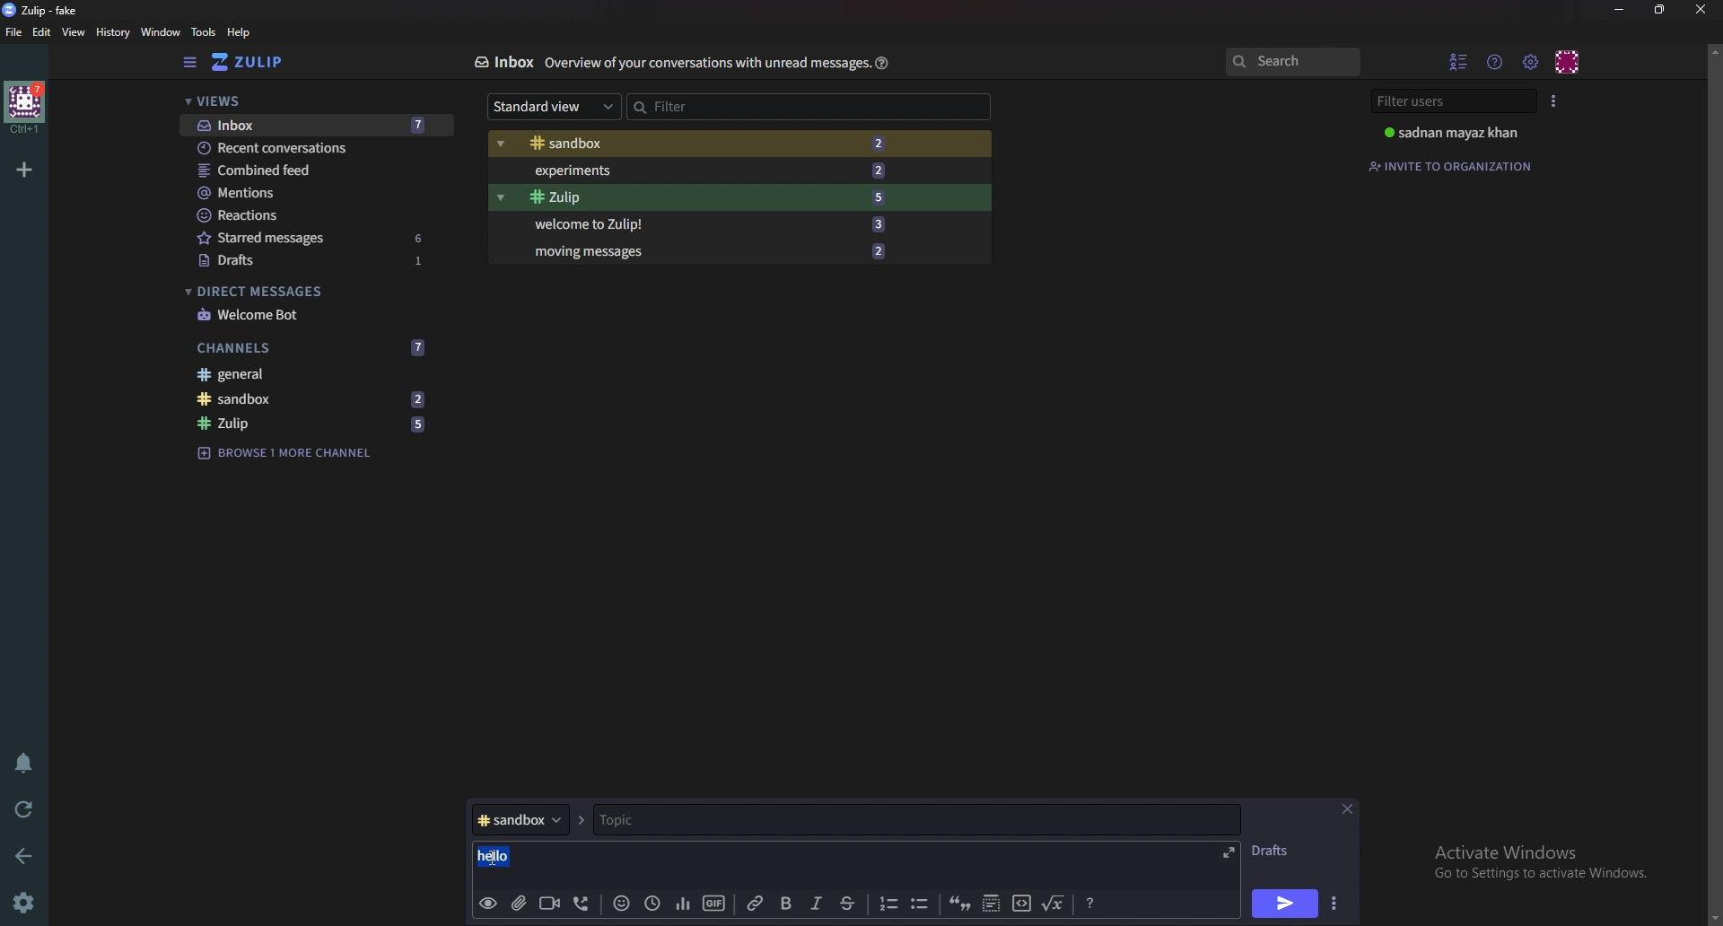 The height and width of the screenshot is (926, 1723). I want to click on Inbox, so click(503, 60).